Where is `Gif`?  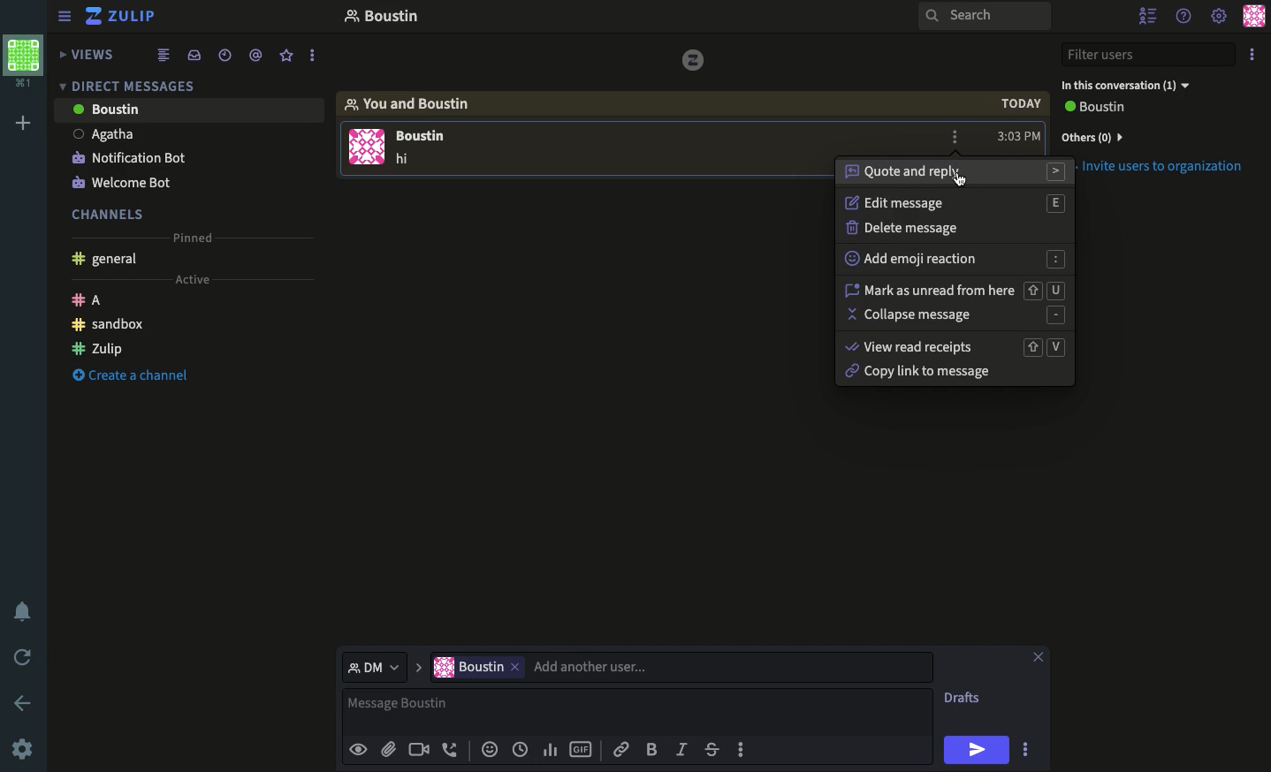
Gif is located at coordinates (582, 750).